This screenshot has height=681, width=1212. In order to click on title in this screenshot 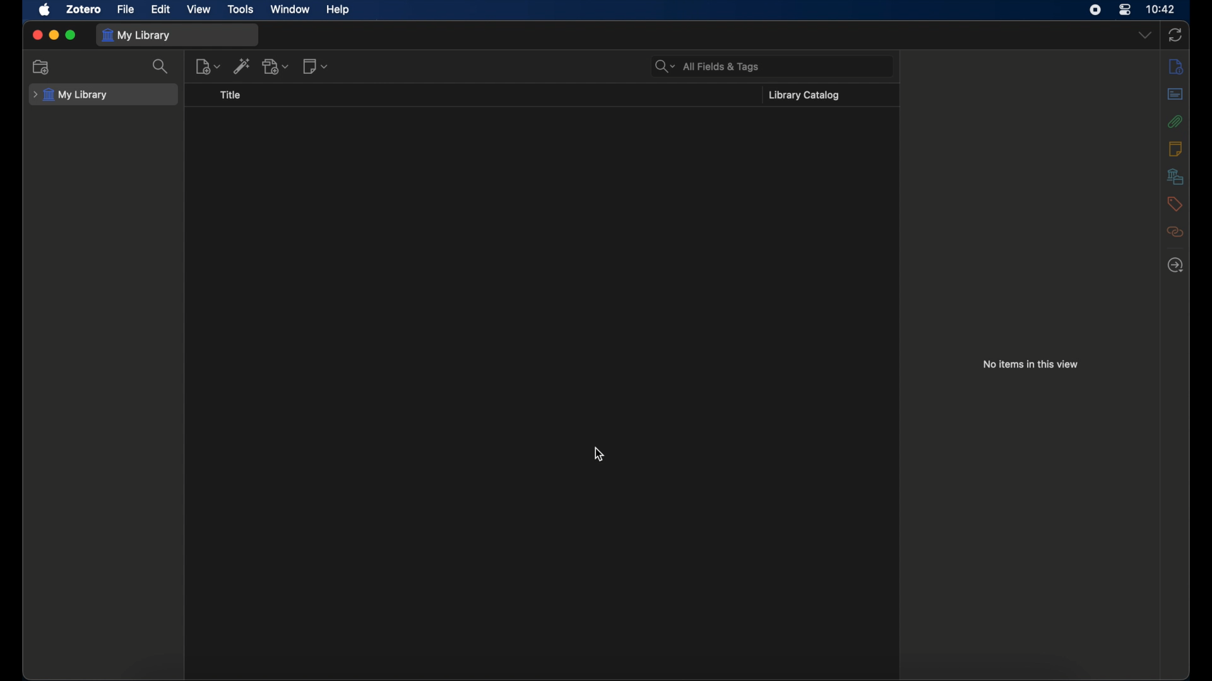, I will do `click(230, 95)`.